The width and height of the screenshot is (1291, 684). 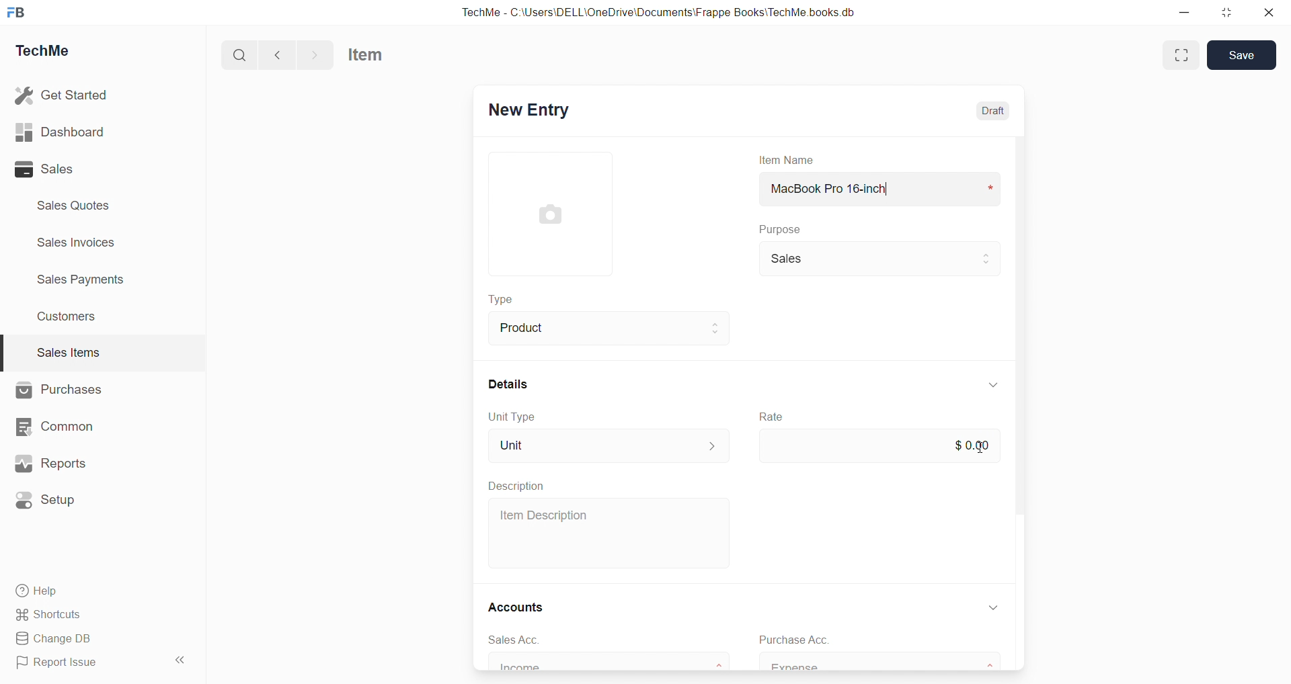 What do you see at coordinates (508, 384) in the screenshot?
I see `Details` at bounding box center [508, 384].